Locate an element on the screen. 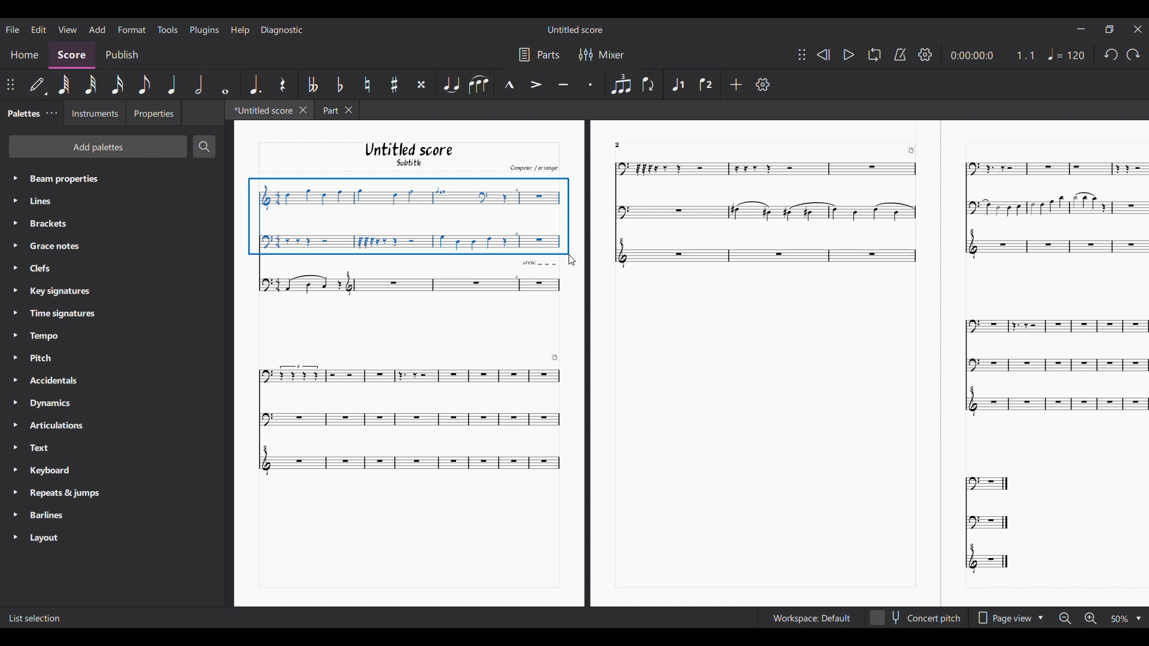  Add is located at coordinates (735, 84).